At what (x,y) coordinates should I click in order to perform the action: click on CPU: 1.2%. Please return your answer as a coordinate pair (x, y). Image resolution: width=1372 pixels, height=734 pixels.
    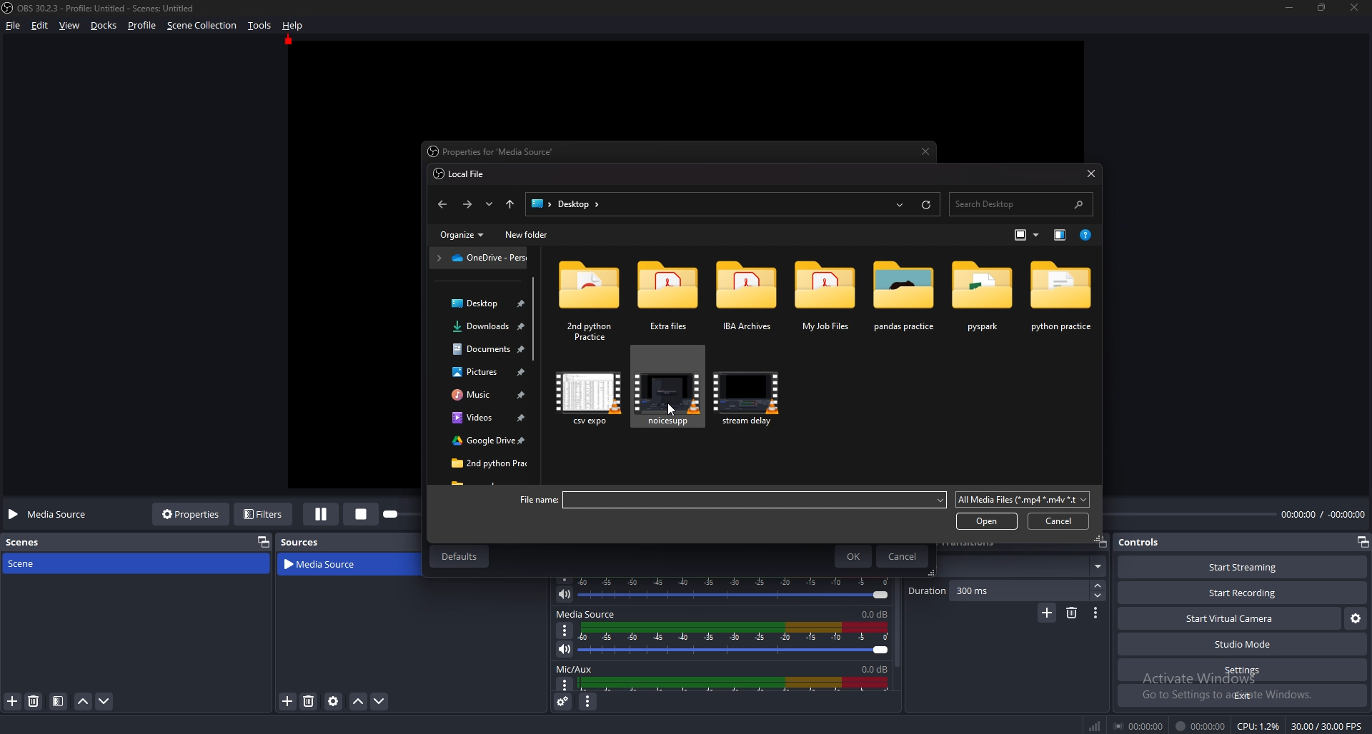
    Looking at the image, I should click on (1258, 726).